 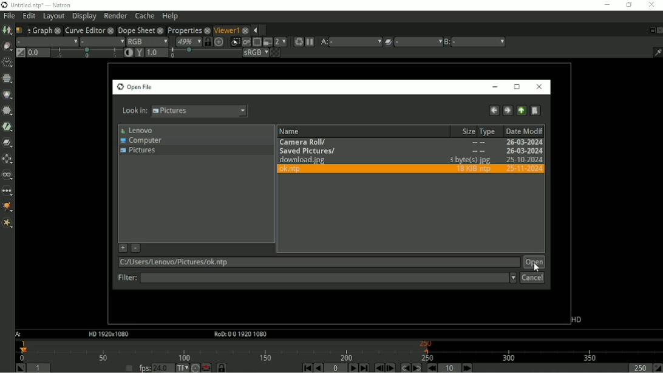 I want to click on Go back, so click(x=494, y=111).